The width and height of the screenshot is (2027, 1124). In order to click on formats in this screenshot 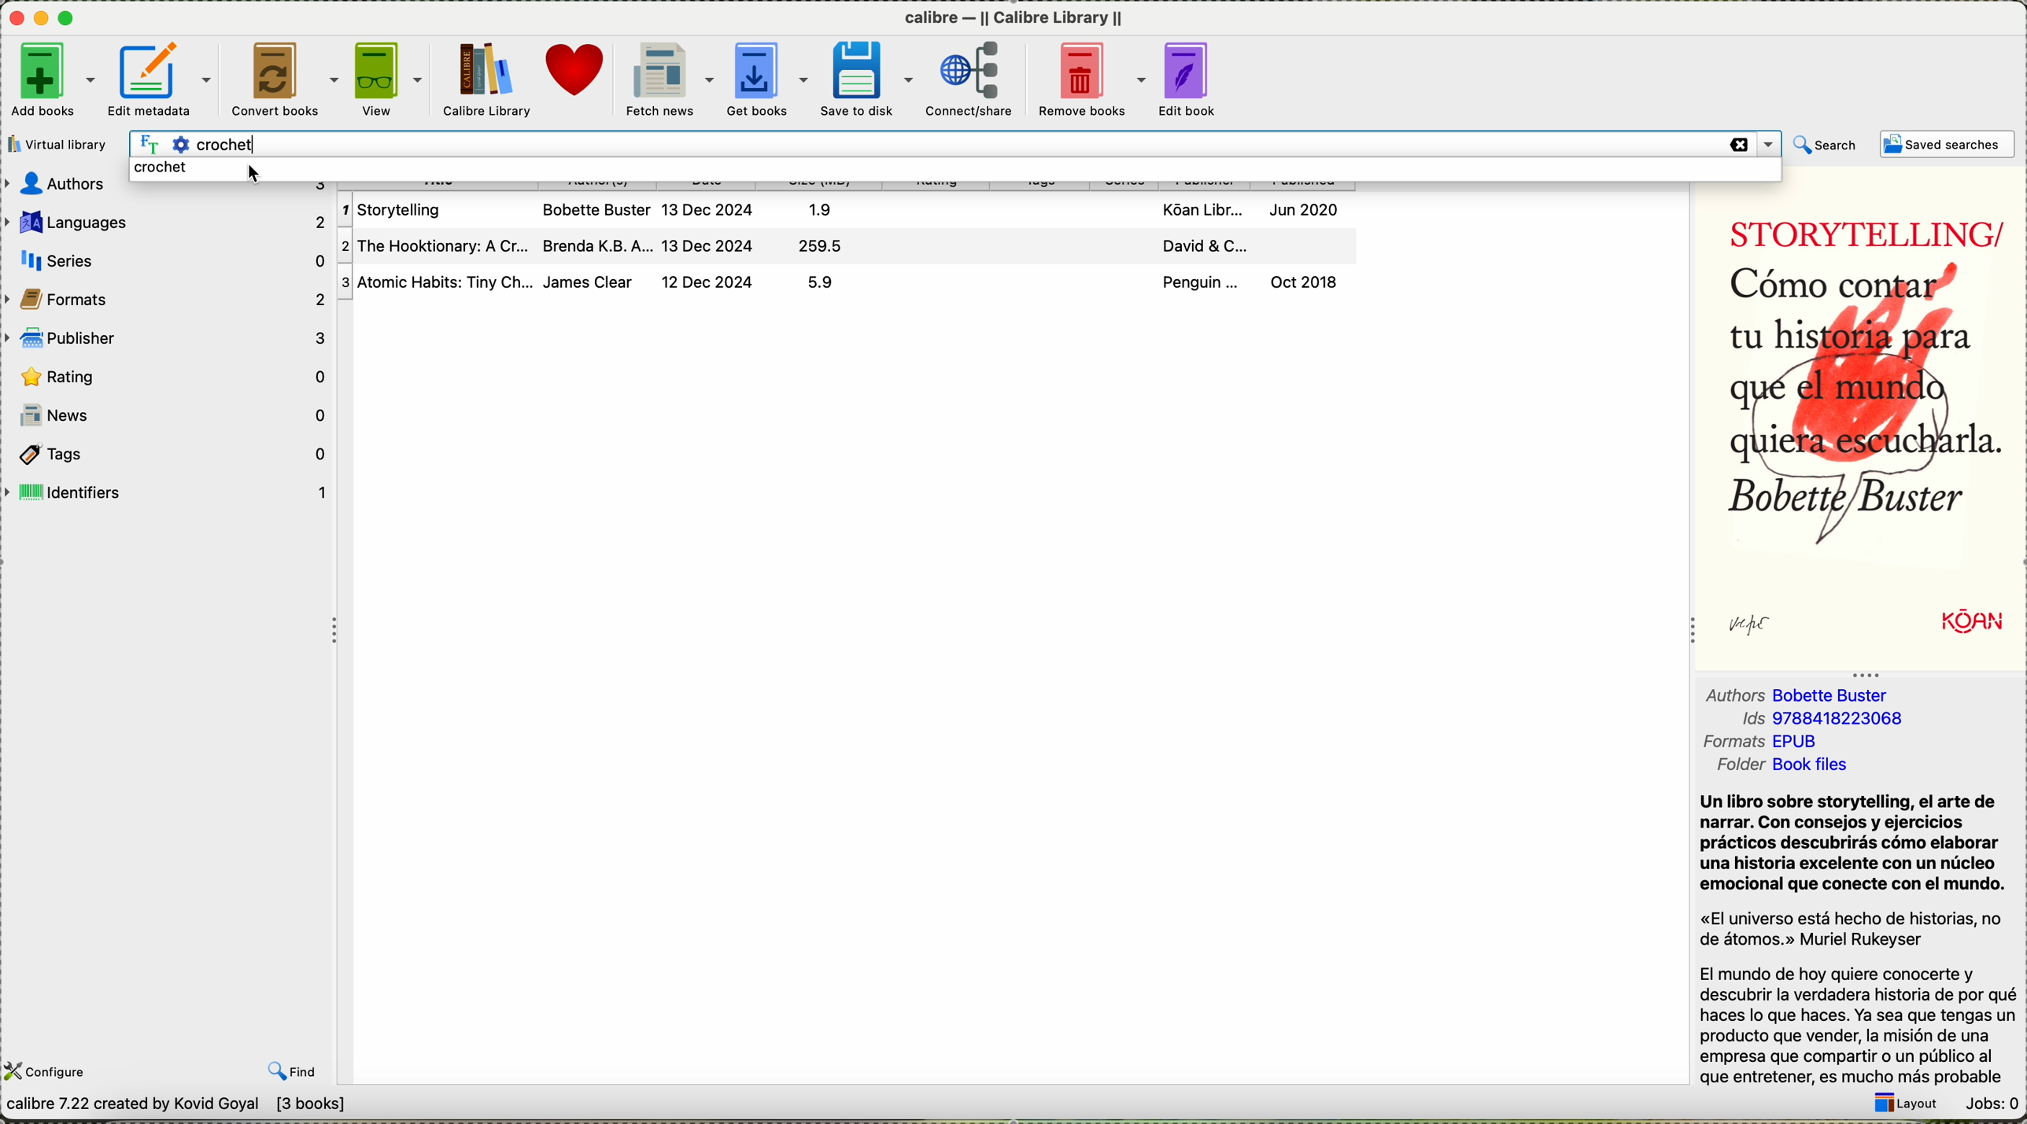, I will do `click(168, 300)`.